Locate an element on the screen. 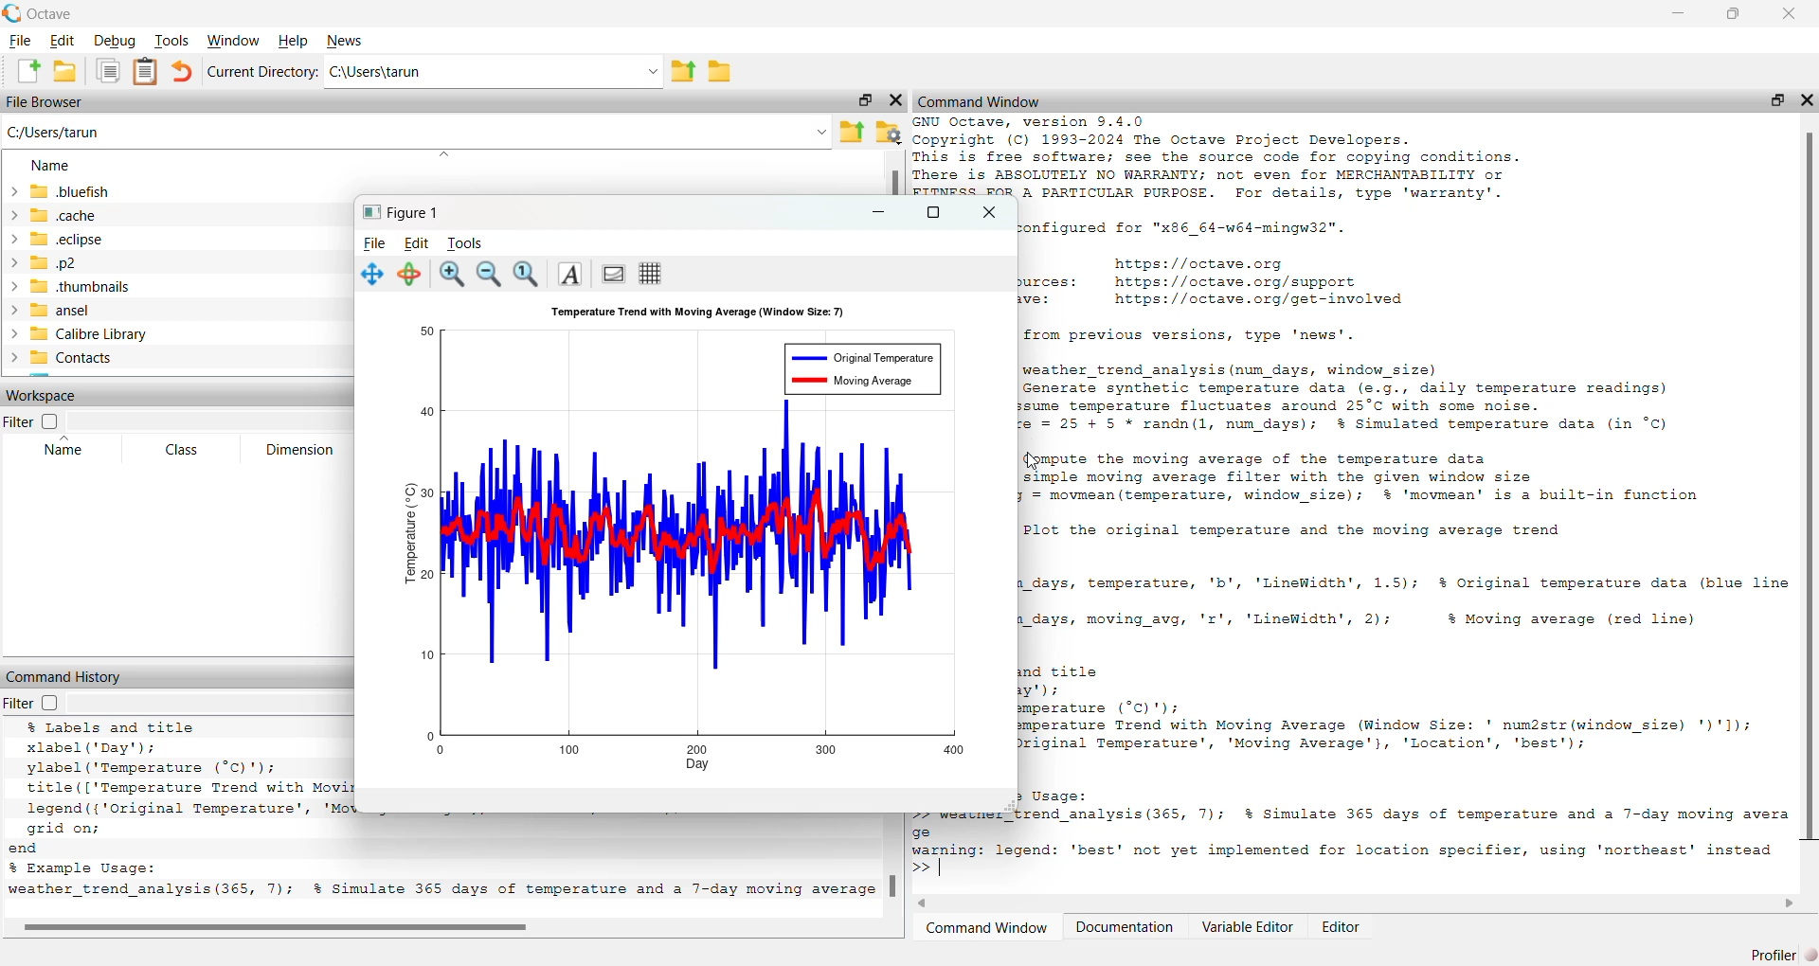 Image resolution: width=1819 pixels, height=966 pixels. Command History is located at coordinates (64, 675).